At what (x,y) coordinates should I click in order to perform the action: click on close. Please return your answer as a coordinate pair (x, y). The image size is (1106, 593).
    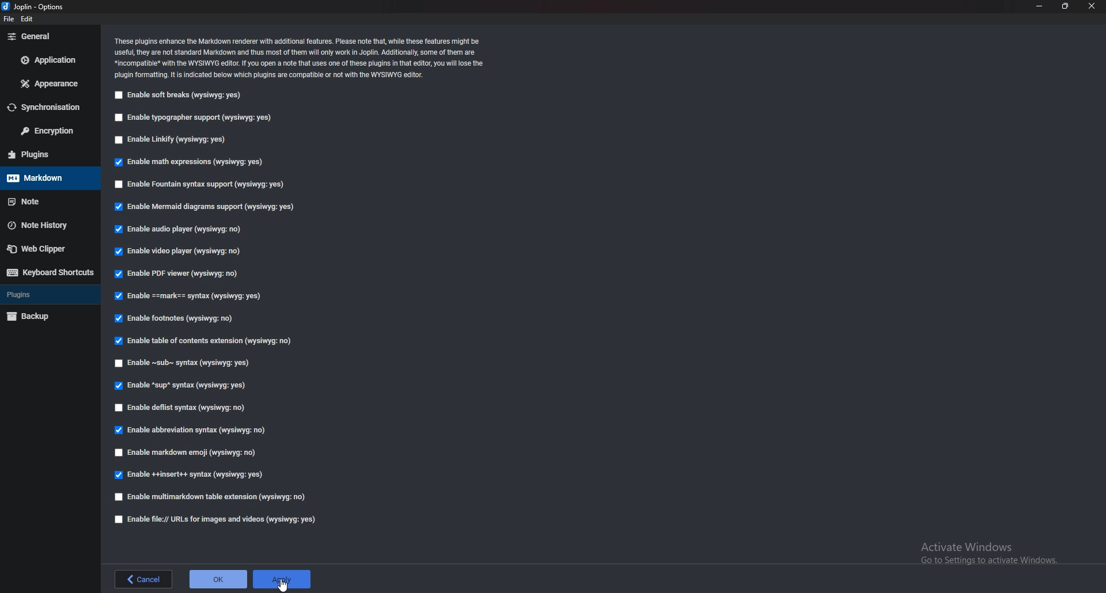
    Looking at the image, I should click on (1092, 6).